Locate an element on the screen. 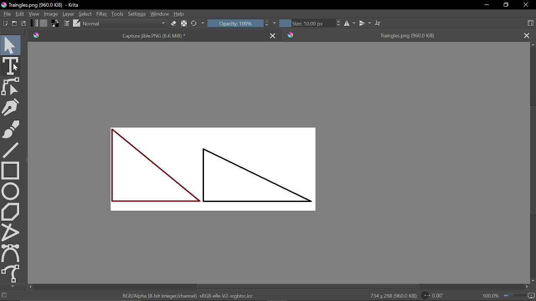 Image resolution: width=536 pixels, height=301 pixels. Move down is located at coordinates (533, 281).